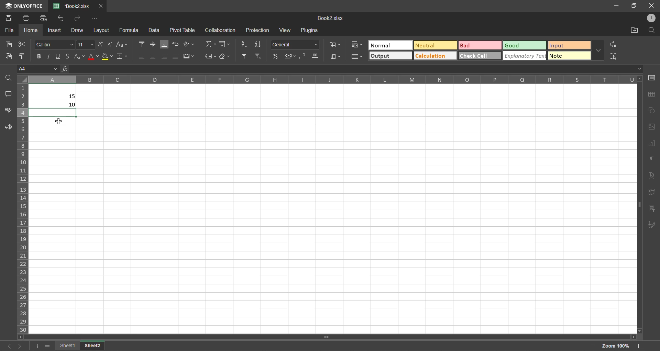 The image size is (660, 351). Describe the element at coordinates (600, 51) in the screenshot. I see `more options` at that location.